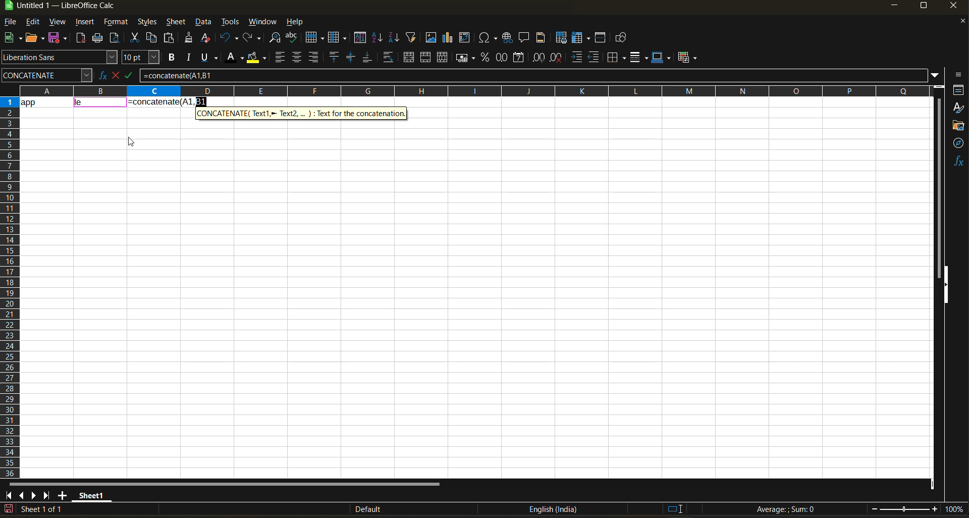  I want to click on add decimal place, so click(539, 58).